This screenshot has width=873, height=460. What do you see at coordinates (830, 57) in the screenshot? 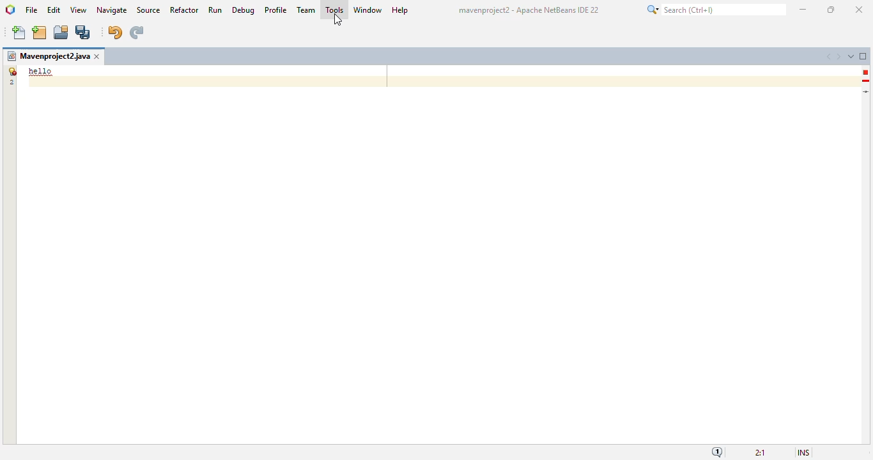
I see `scroll documents left` at bounding box center [830, 57].